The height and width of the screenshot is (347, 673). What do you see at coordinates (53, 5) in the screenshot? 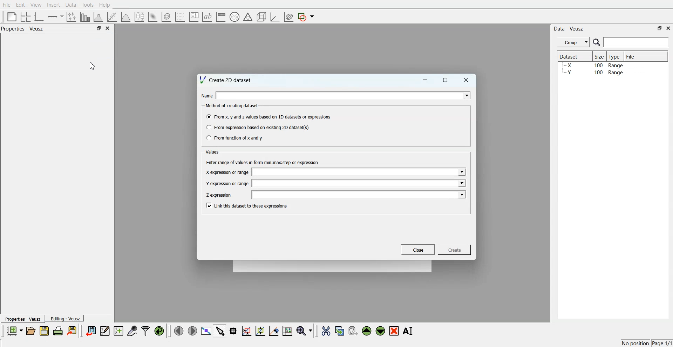
I see `Insert` at bounding box center [53, 5].